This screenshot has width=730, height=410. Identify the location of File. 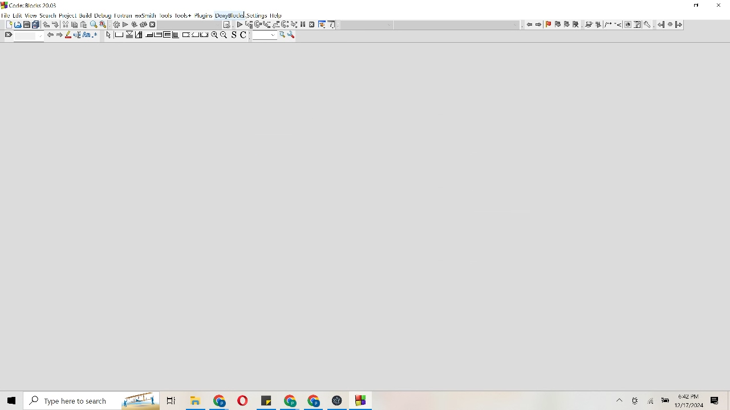
(242, 400).